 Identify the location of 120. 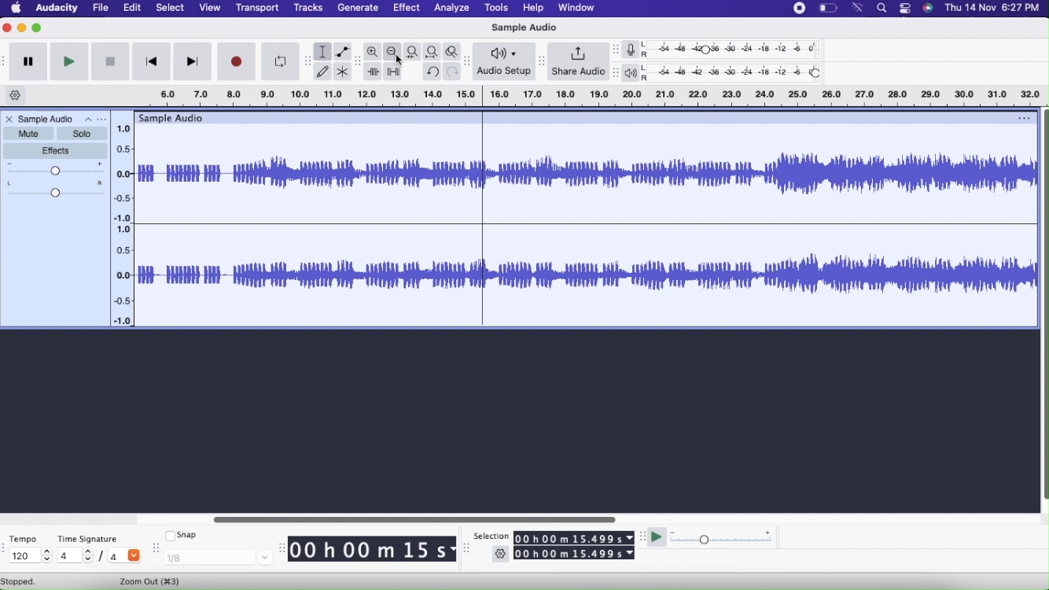
(29, 559).